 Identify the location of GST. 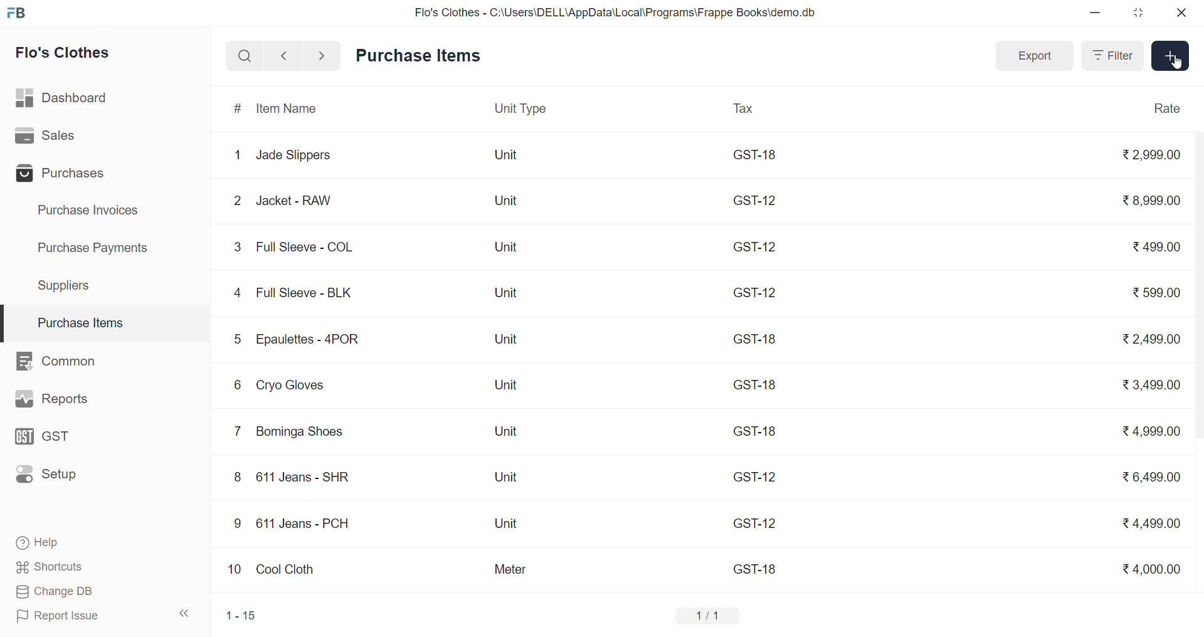
(59, 438).